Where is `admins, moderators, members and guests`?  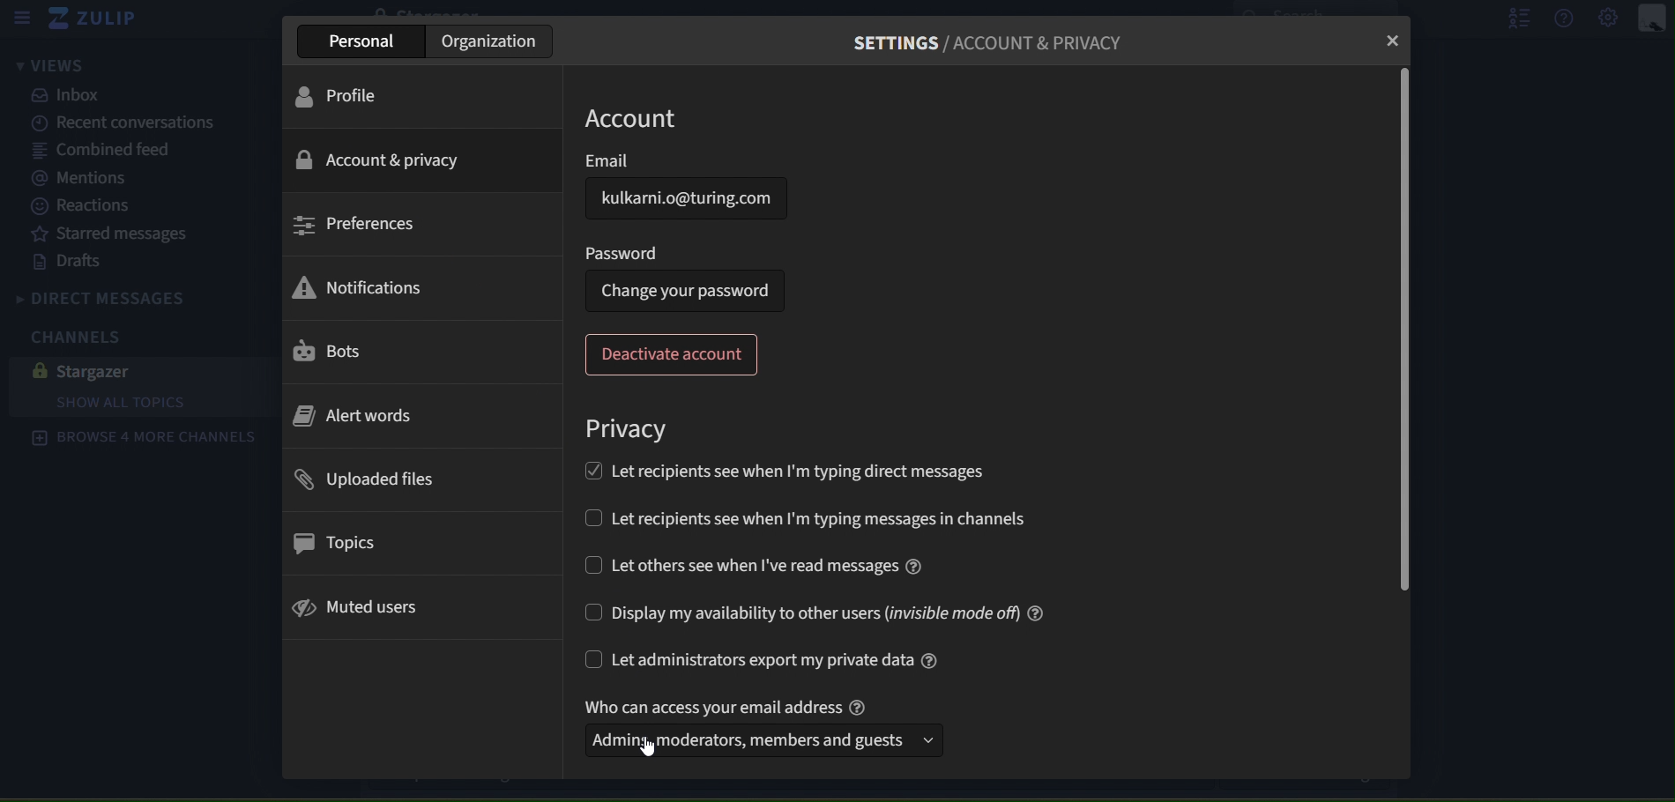 admins, moderators, members and guests is located at coordinates (749, 742).